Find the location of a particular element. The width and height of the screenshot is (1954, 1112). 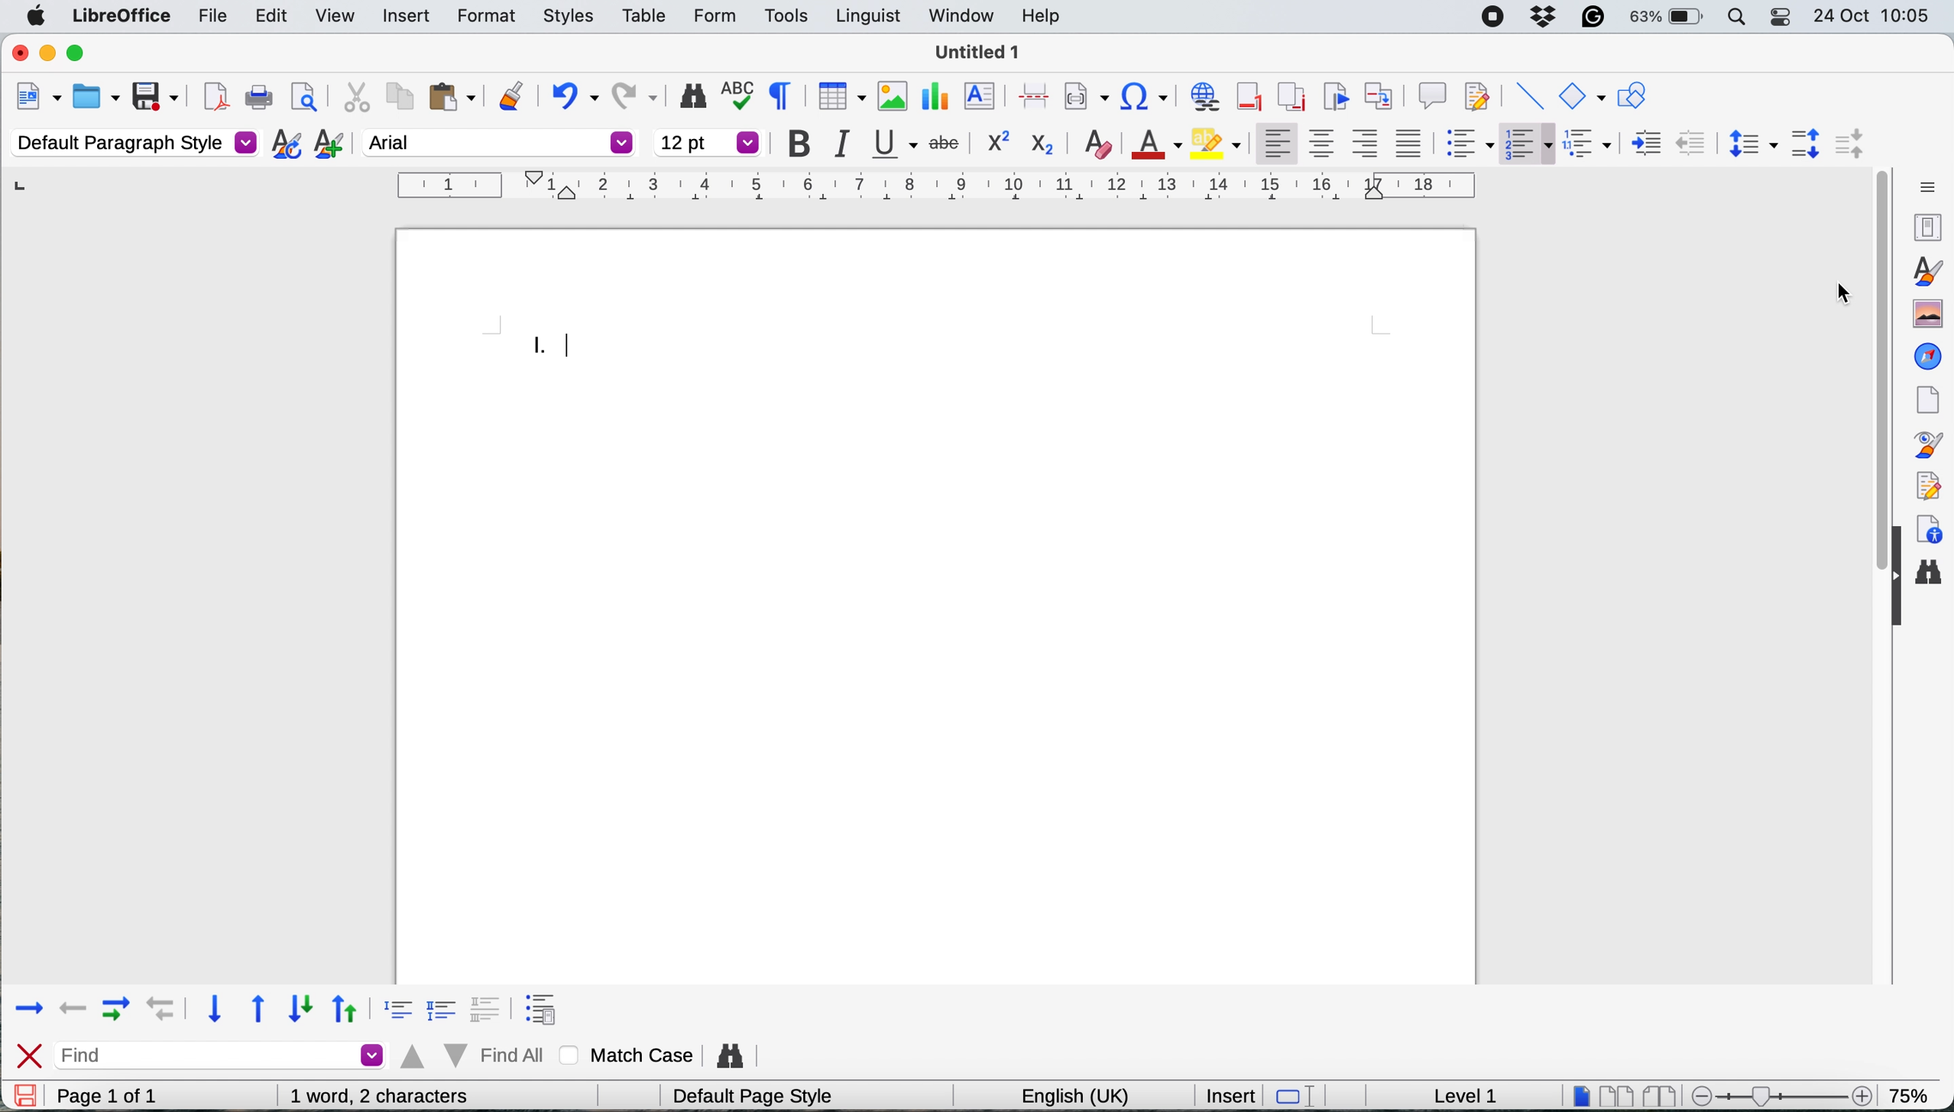

single page view is located at coordinates (1581, 1094).